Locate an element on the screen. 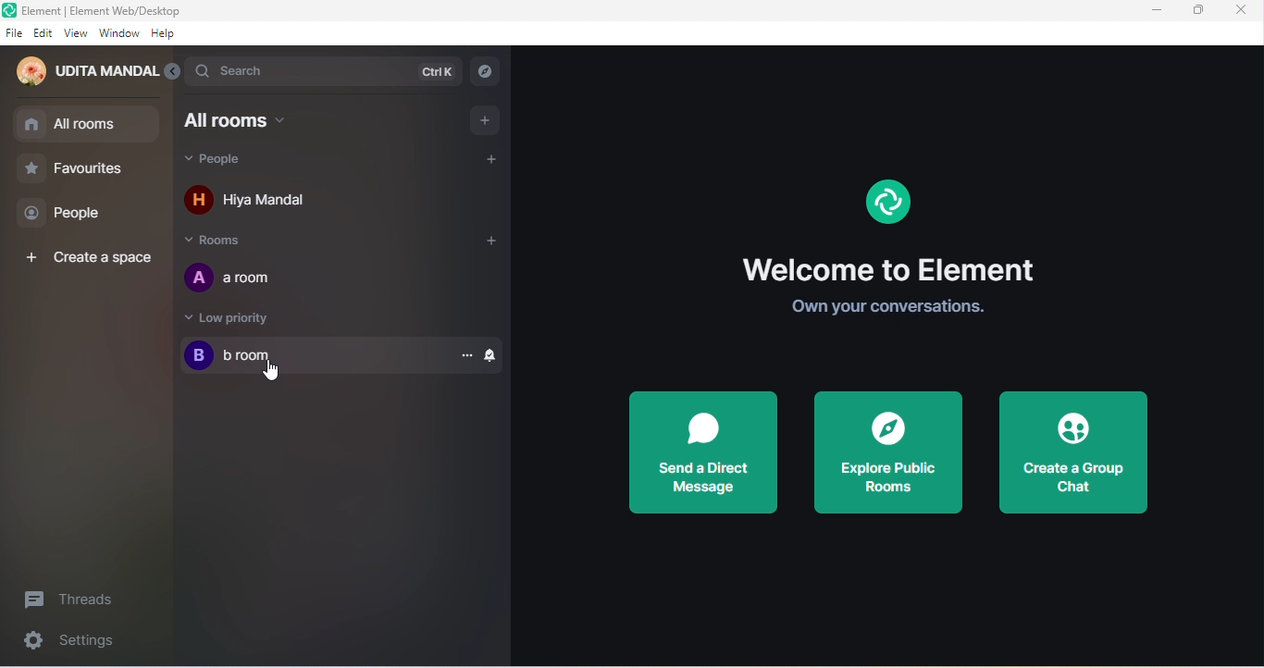  add people is located at coordinates (490, 159).